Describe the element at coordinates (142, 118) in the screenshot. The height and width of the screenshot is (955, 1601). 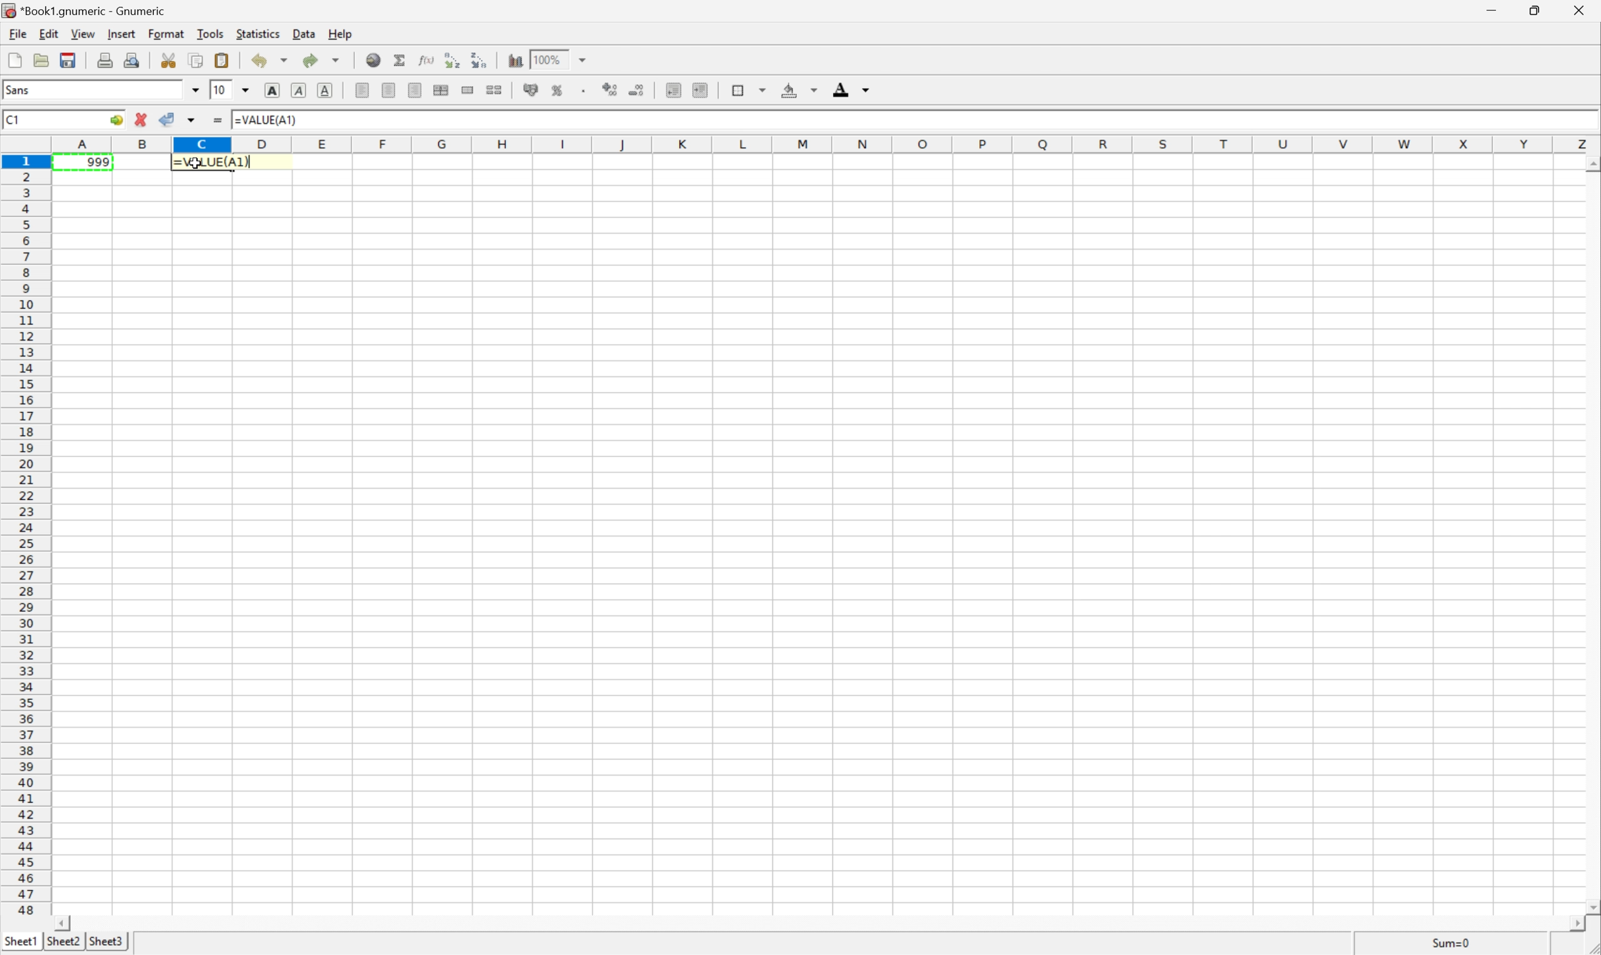
I see `cancel change` at that location.